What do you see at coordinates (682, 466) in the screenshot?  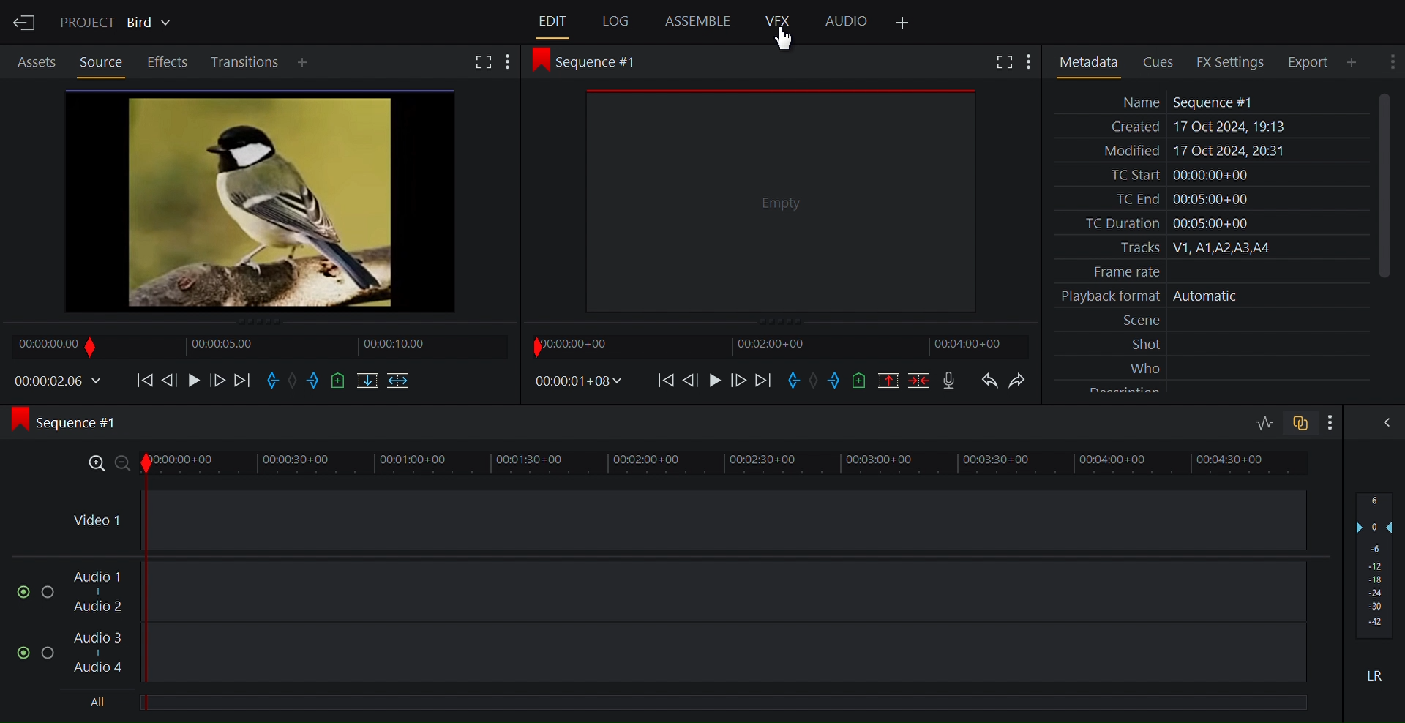 I see `Zoom Timeline` at bounding box center [682, 466].